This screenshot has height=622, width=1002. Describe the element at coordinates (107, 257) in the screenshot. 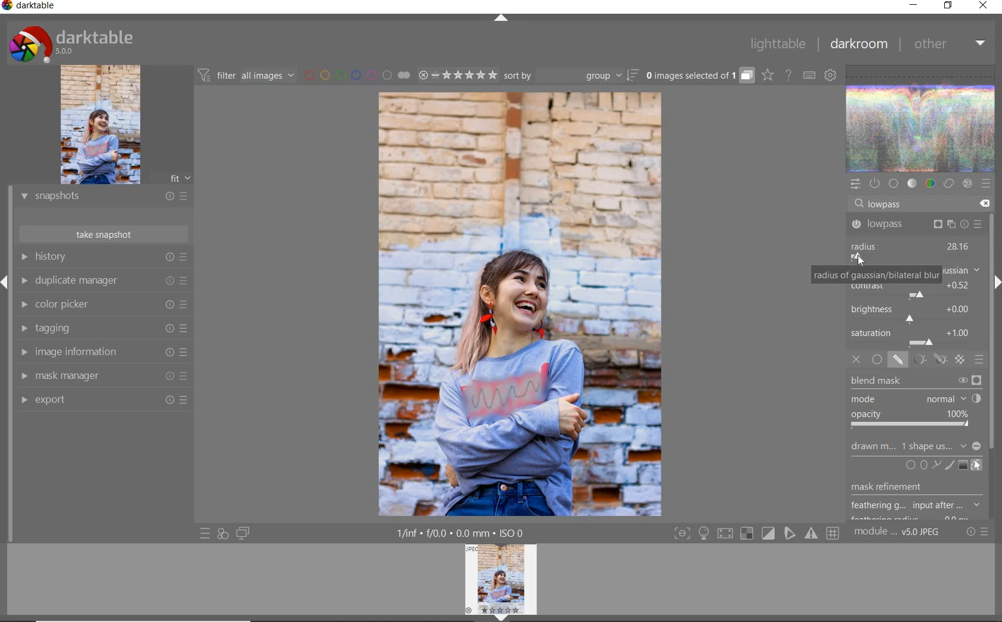

I see `history` at that location.